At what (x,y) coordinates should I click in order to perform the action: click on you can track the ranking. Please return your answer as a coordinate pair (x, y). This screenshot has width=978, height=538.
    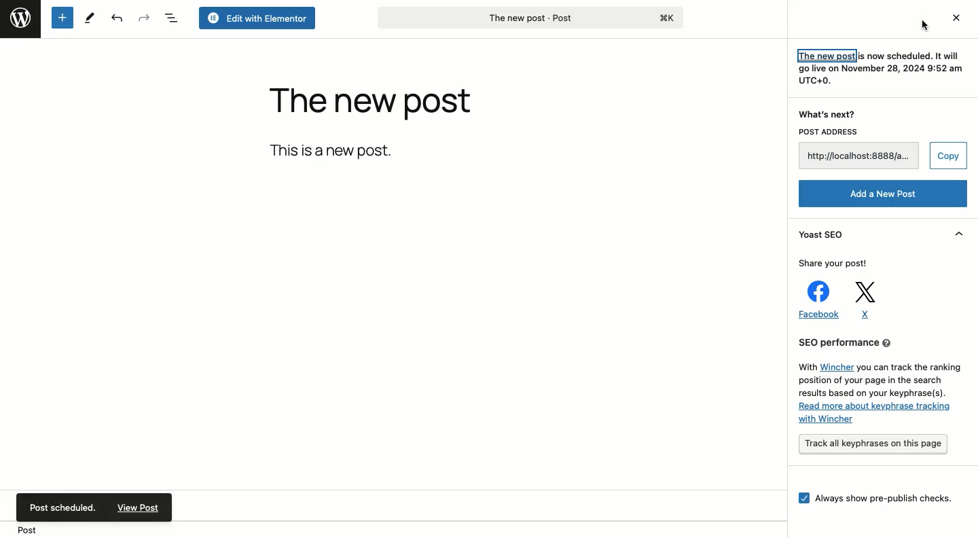
    Looking at the image, I should click on (910, 367).